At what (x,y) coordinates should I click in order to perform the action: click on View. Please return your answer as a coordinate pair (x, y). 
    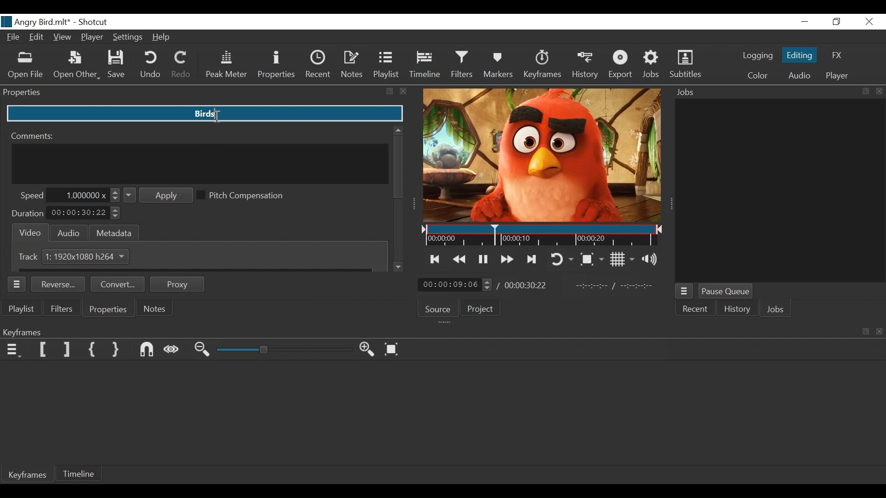
    Looking at the image, I should click on (63, 37).